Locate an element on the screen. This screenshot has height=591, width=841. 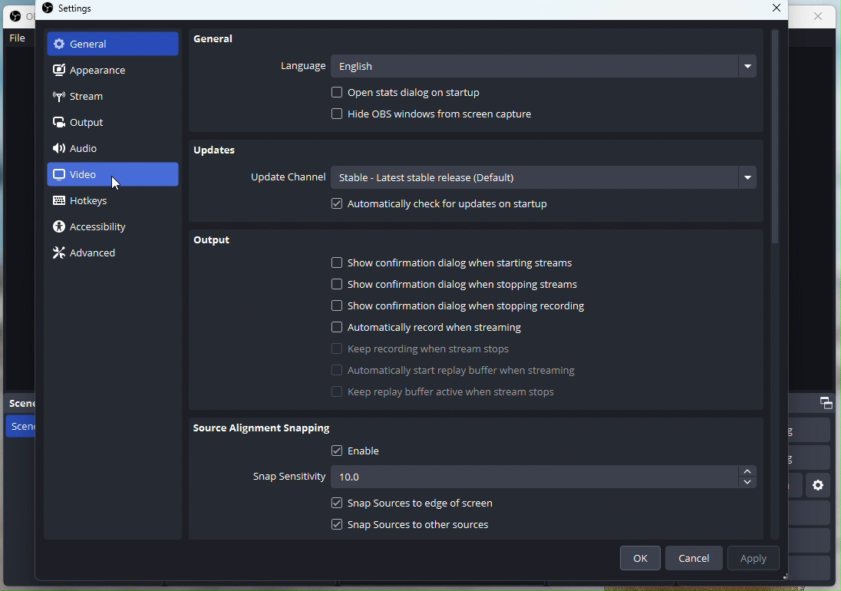
Show confirmation dialog when starting streams is located at coordinates (453, 265).